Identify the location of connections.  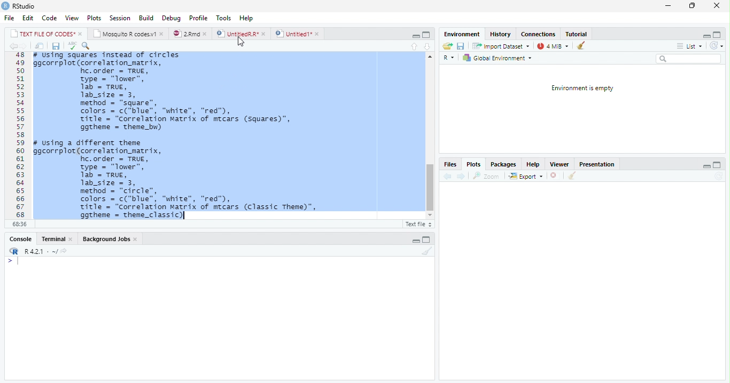
(539, 34).